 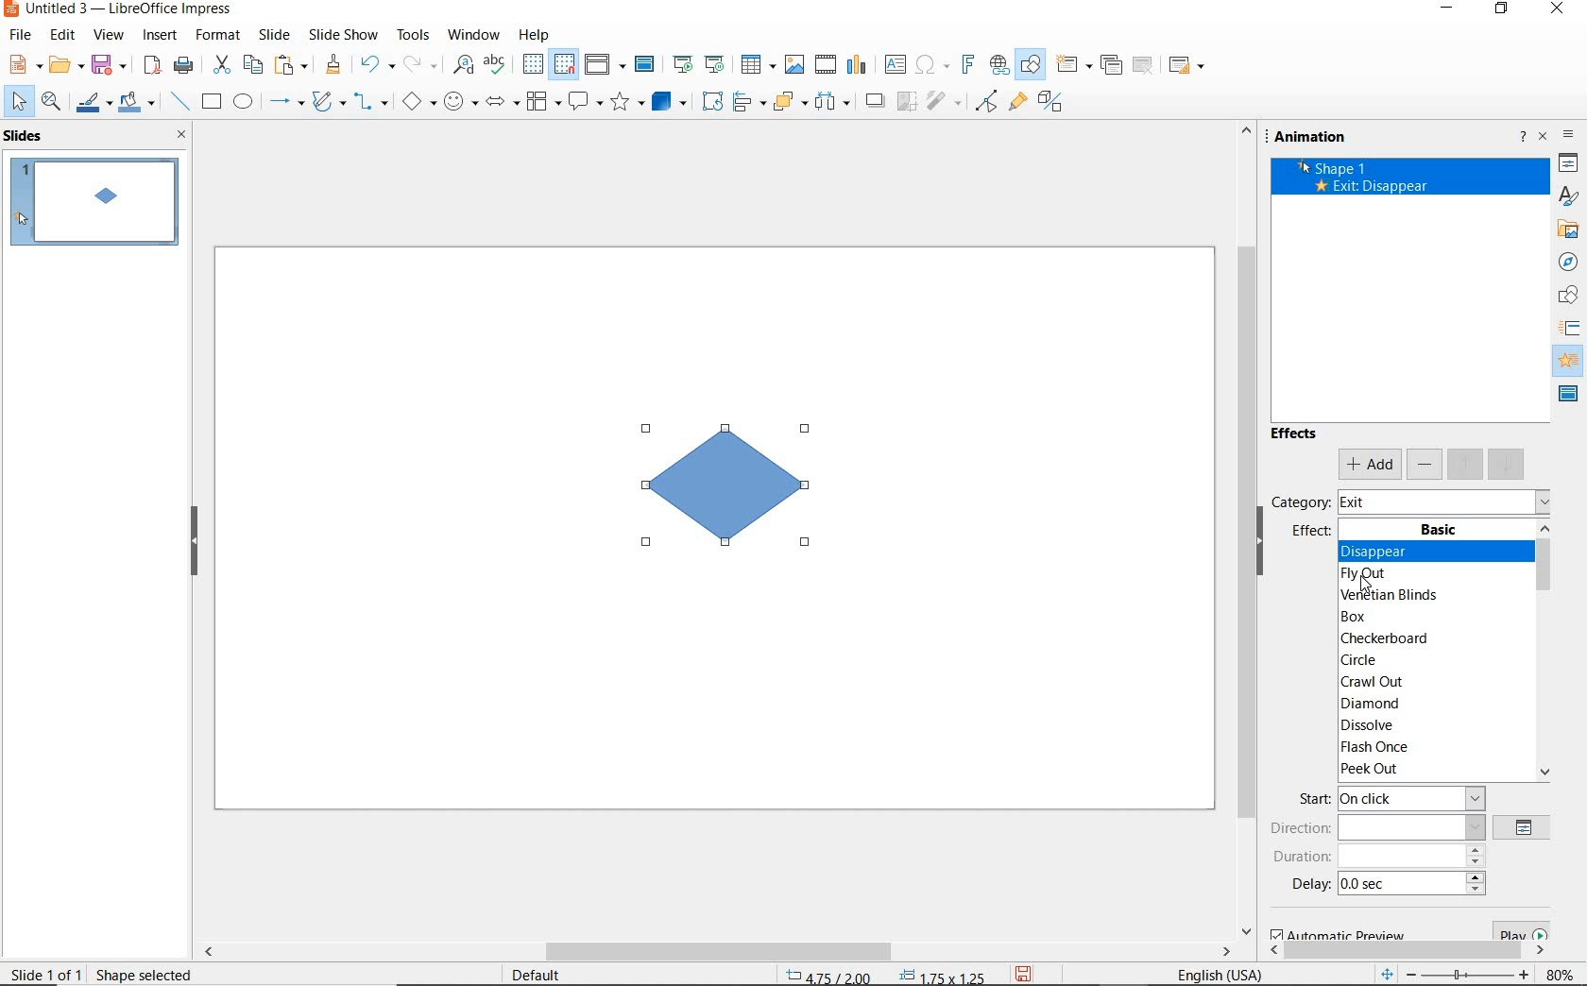 What do you see at coordinates (544, 101) in the screenshot?
I see `flowchart` at bounding box center [544, 101].